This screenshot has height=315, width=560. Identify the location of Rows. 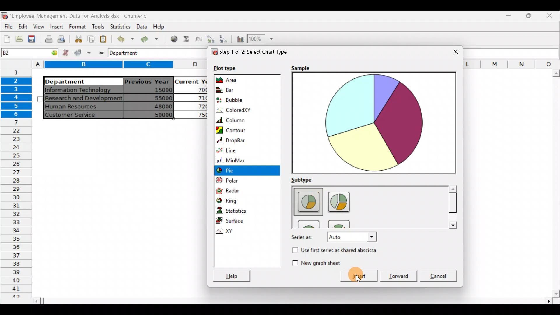
(17, 183).